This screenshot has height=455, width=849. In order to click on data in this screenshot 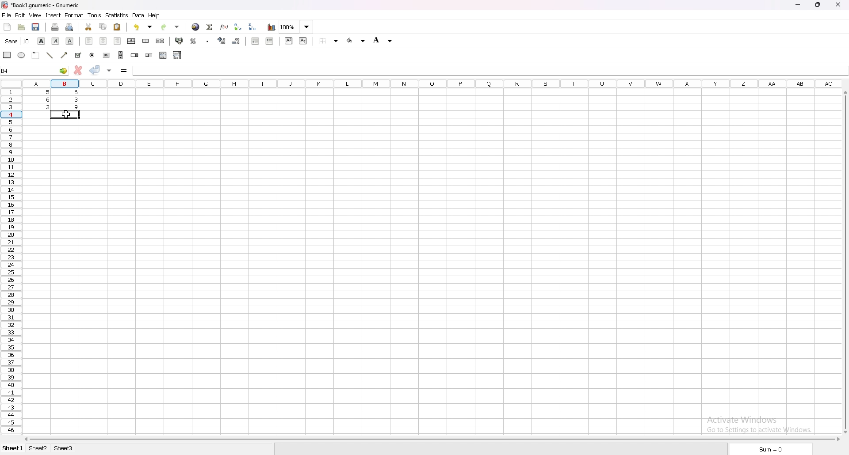, I will do `click(138, 15)`.